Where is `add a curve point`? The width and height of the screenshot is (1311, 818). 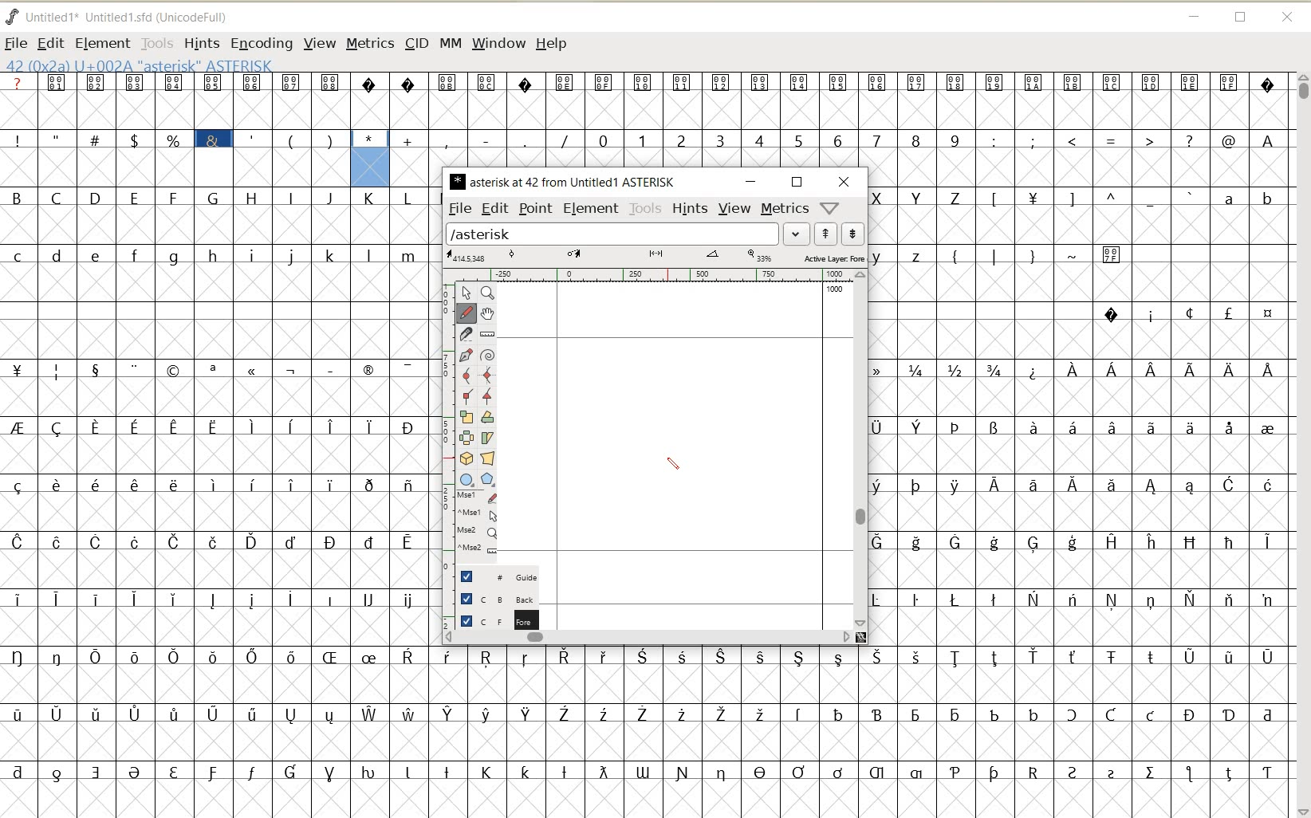 add a curve point is located at coordinates (466, 375).